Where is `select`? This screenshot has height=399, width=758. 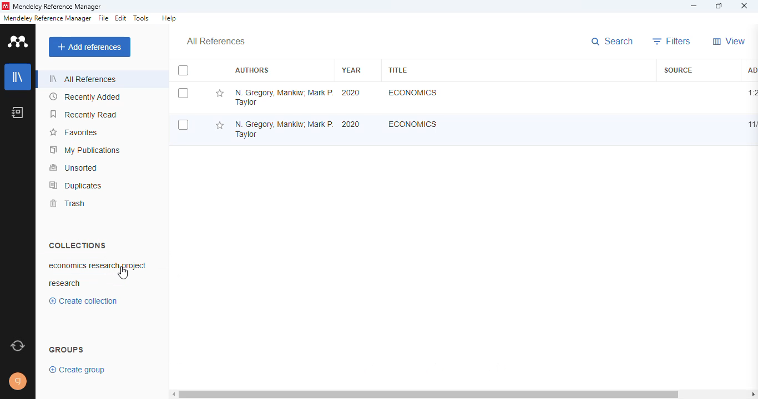 select is located at coordinates (183, 93).